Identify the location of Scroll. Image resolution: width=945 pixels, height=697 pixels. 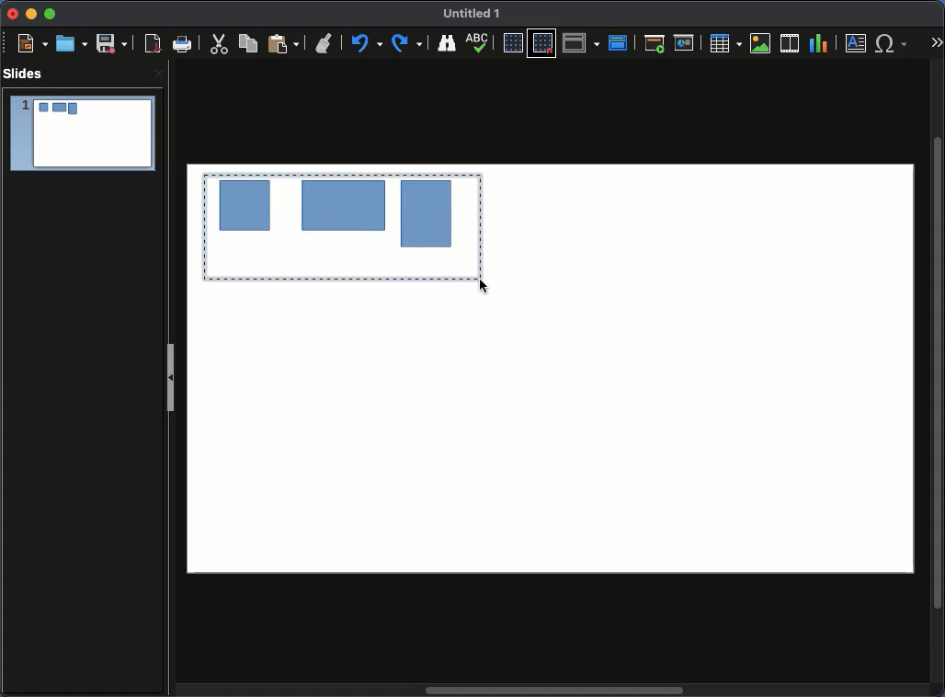
(939, 371).